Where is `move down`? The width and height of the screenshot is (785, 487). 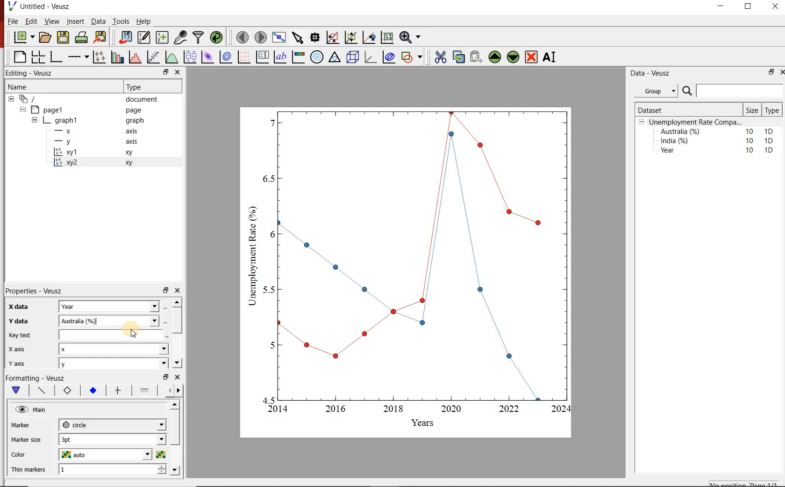 move down is located at coordinates (177, 362).